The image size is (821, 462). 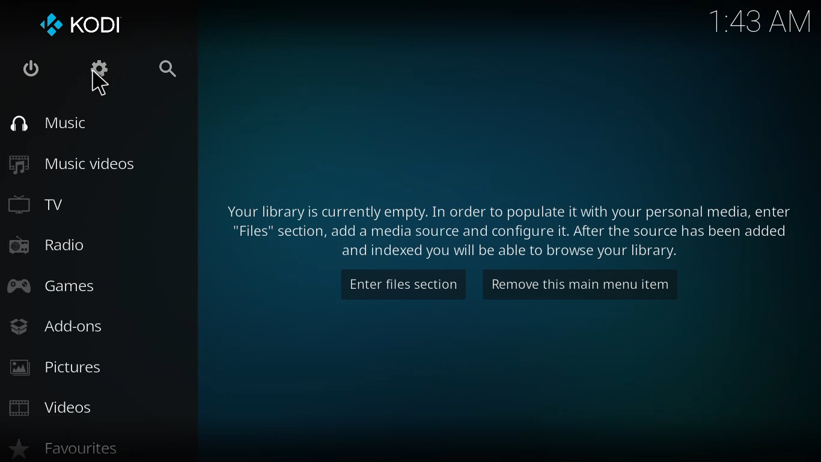 I want to click on settings, so click(x=95, y=70).